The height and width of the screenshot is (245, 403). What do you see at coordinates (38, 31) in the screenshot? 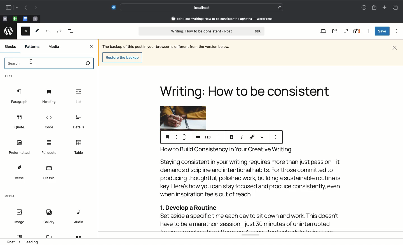
I see `Tools` at bounding box center [38, 31].